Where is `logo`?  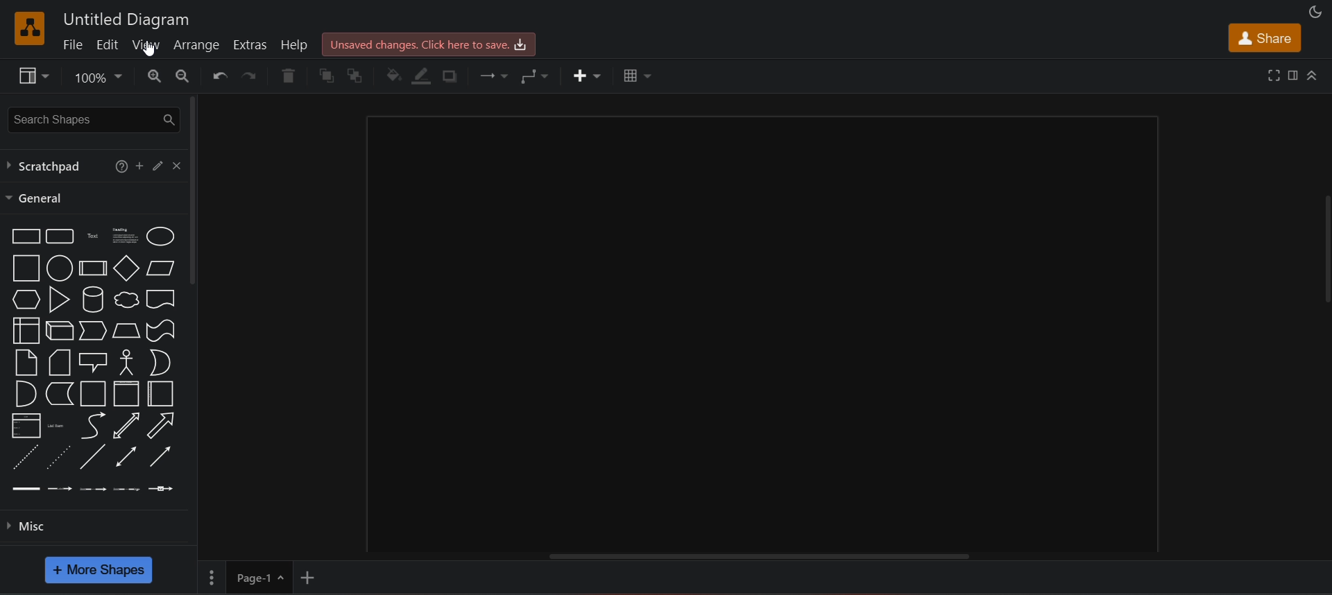 logo is located at coordinates (29, 27).